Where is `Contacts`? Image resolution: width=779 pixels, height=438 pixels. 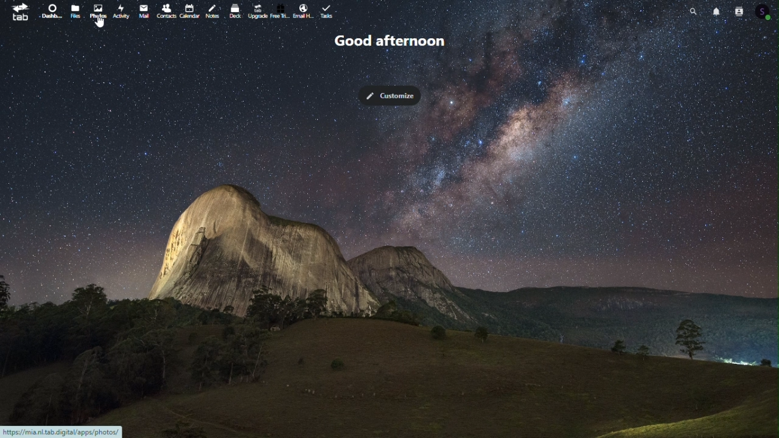
Contacts is located at coordinates (737, 12).